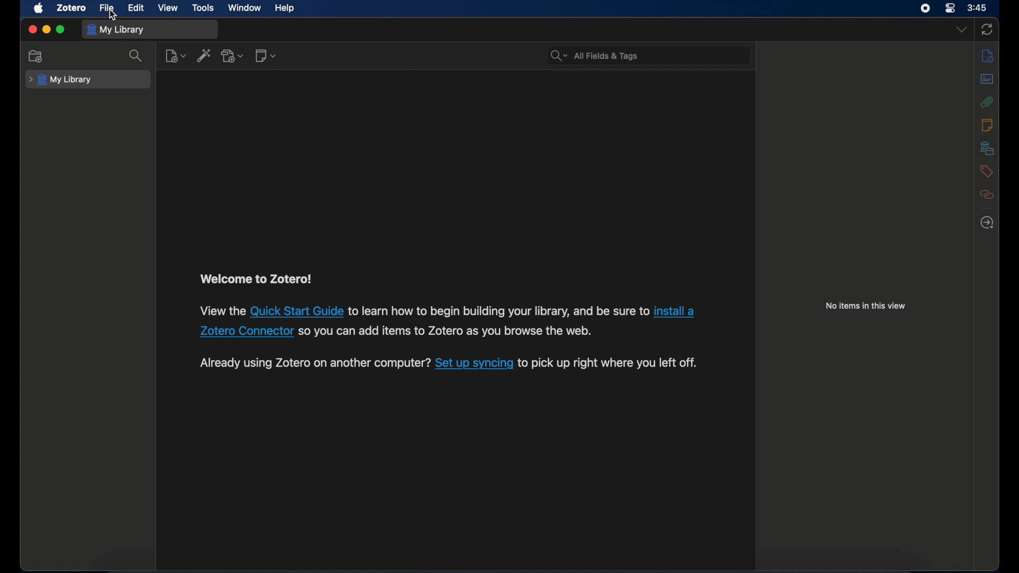 This screenshot has width=1019, height=573. What do you see at coordinates (267, 56) in the screenshot?
I see `new notes` at bounding box center [267, 56].